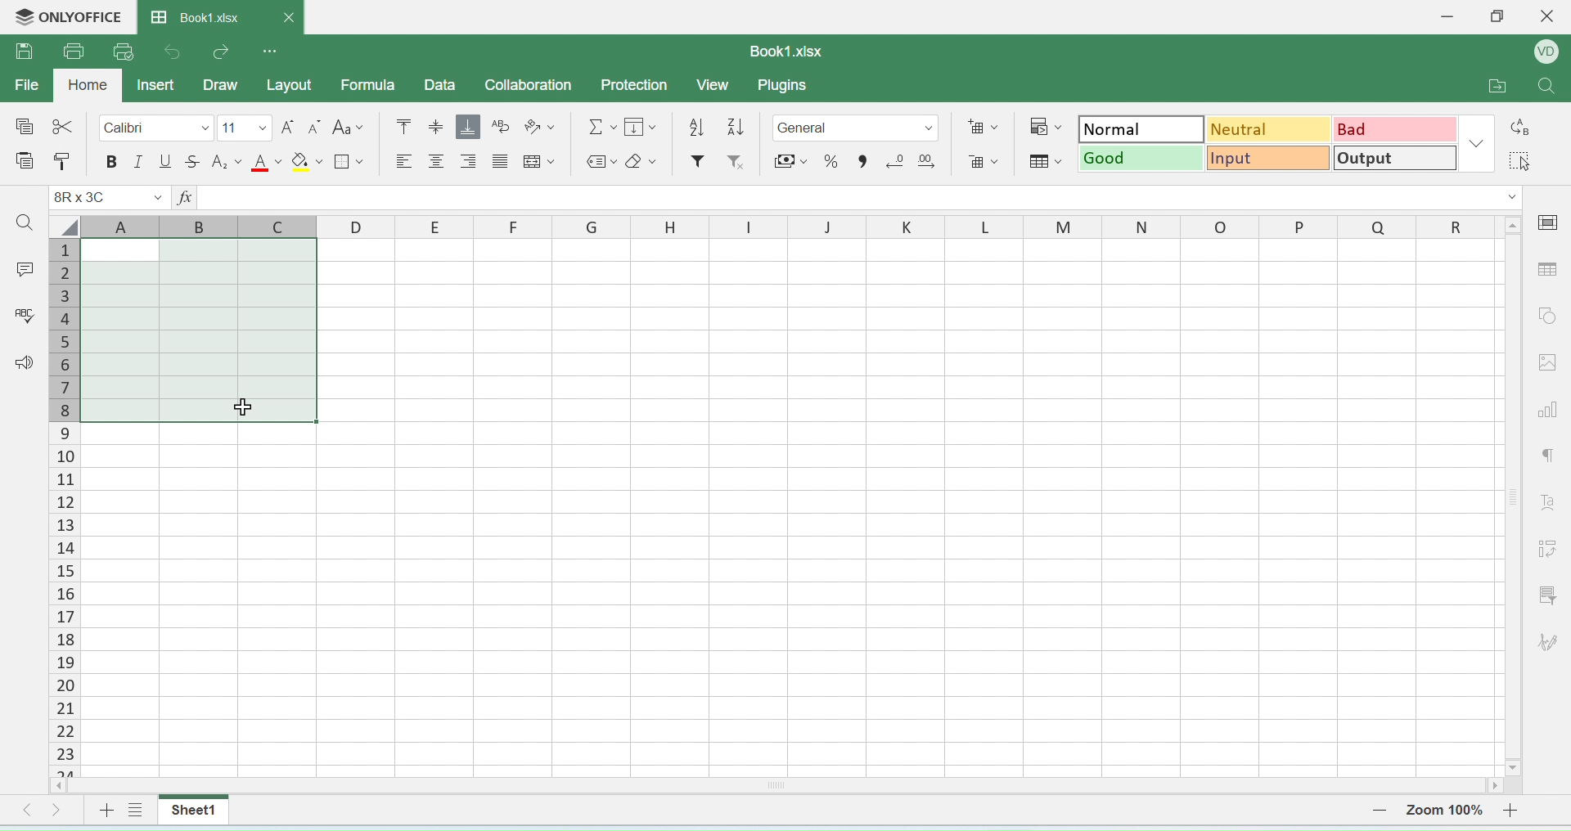 The width and height of the screenshot is (1571, 831). Describe the element at coordinates (1510, 810) in the screenshot. I see `zoom in` at that location.